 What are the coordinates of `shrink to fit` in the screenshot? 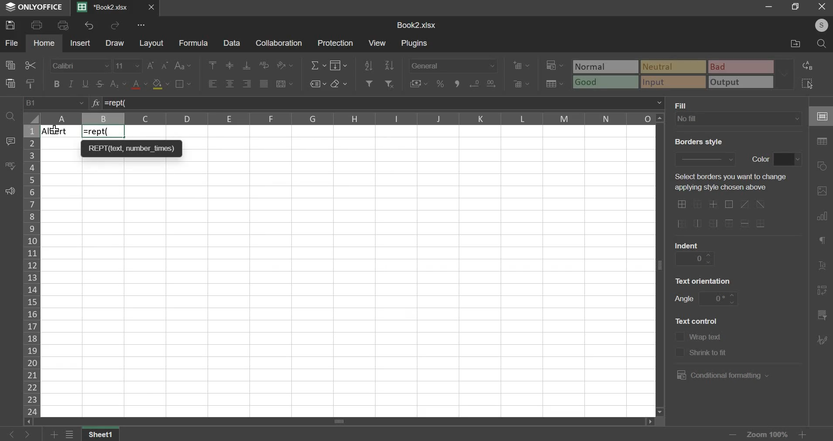 It's located at (703, 353).